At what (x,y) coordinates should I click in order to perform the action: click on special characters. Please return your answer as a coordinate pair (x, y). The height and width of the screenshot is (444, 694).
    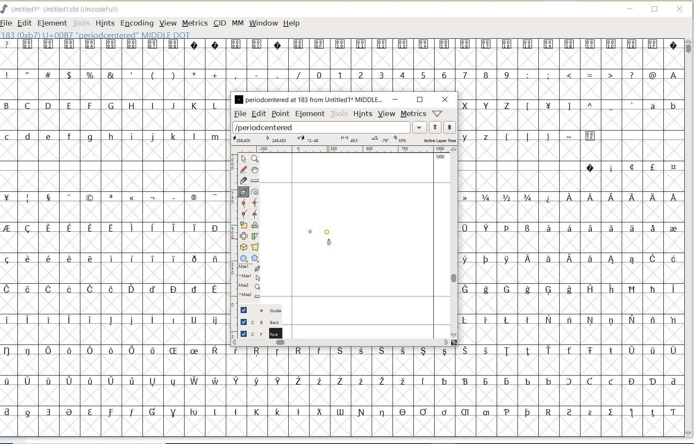
    Looking at the image, I should click on (152, 74).